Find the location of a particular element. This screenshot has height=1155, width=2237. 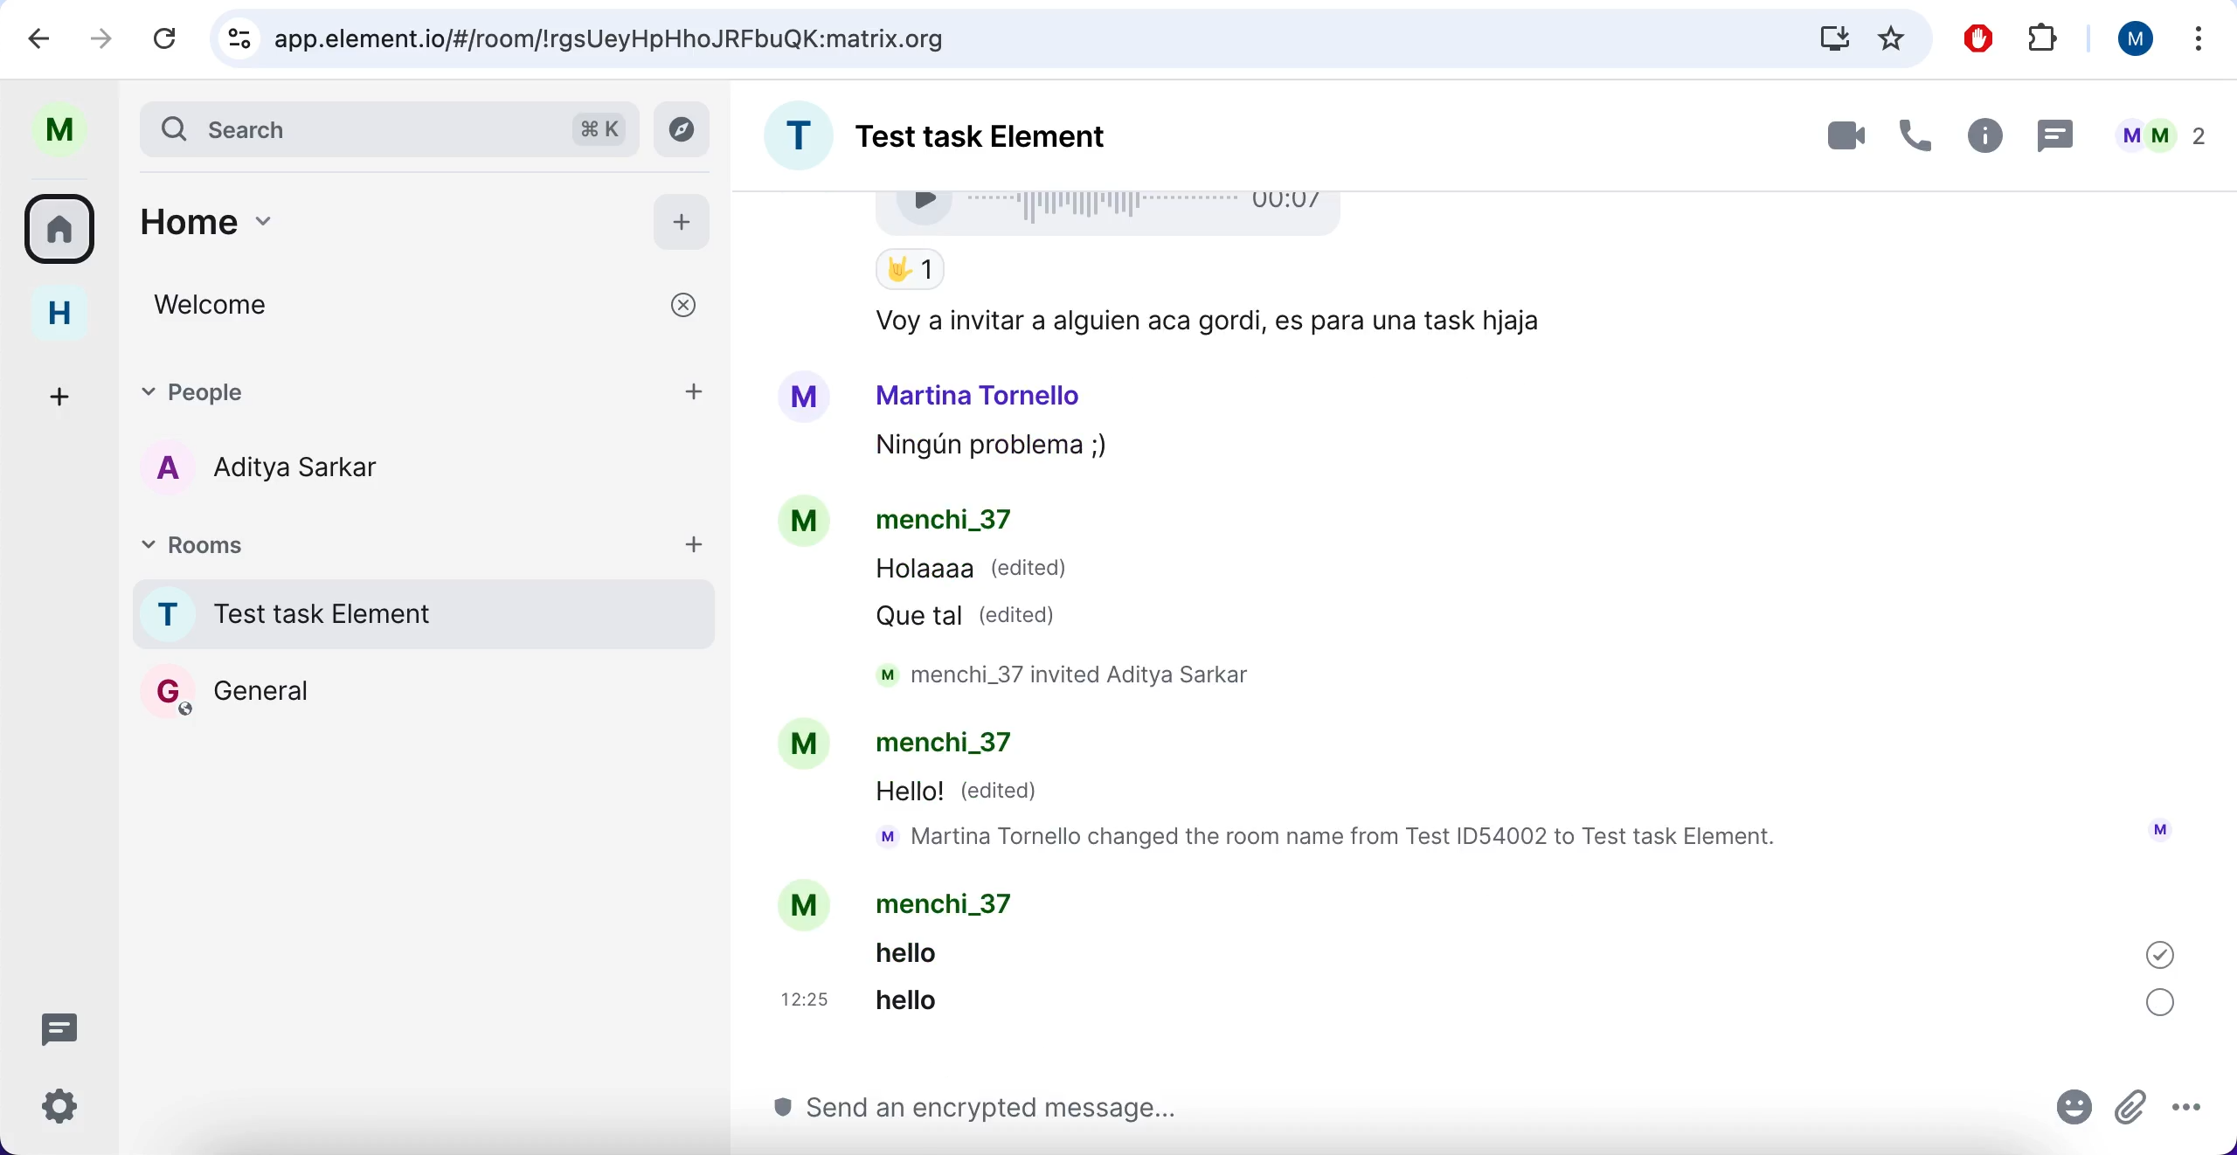

search bar is located at coordinates (386, 128).